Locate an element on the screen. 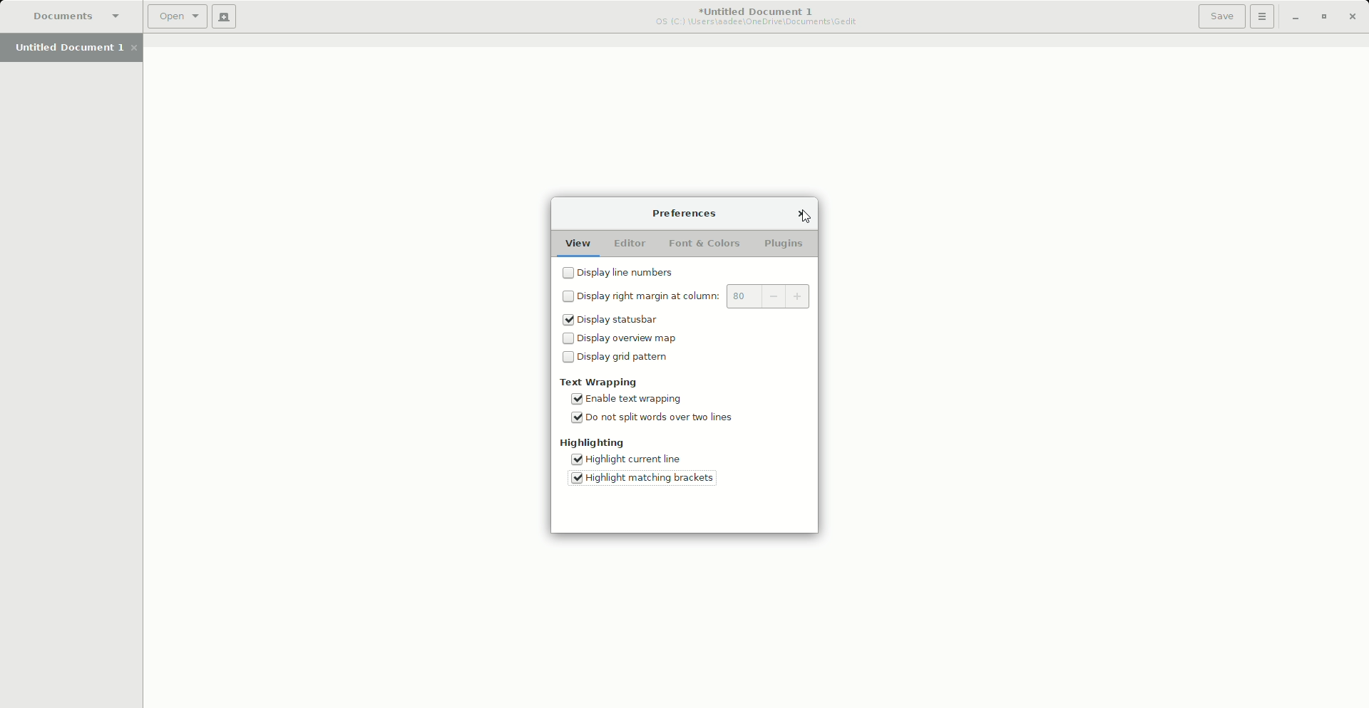 The height and width of the screenshot is (708, 1369). Text wrapping is located at coordinates (600, 382).